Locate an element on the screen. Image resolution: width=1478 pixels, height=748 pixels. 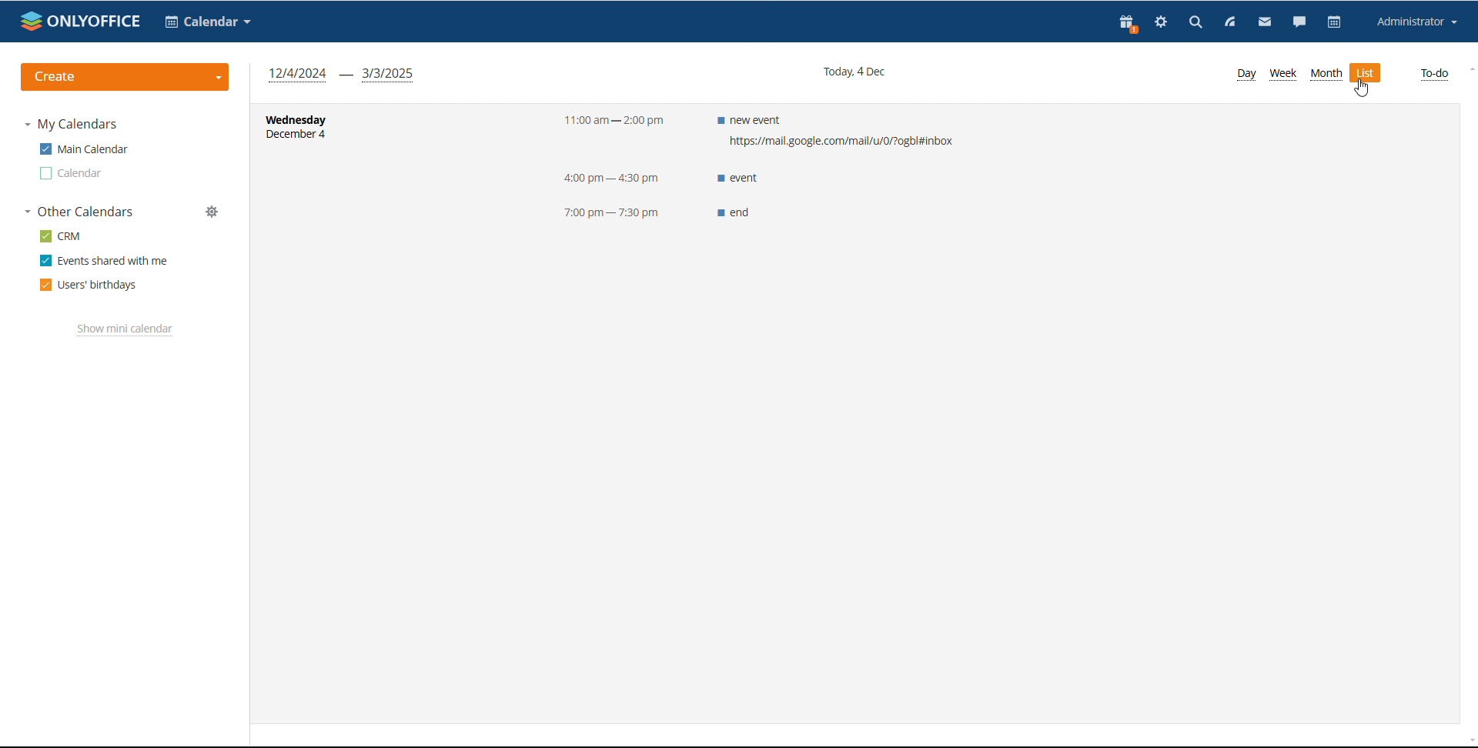
current date is located at coordinates (852, 71).